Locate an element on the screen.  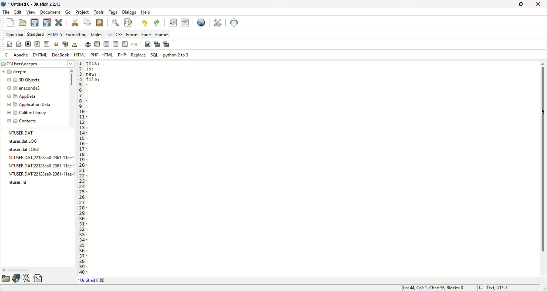
quickbar is located at coordinates (15, 34).